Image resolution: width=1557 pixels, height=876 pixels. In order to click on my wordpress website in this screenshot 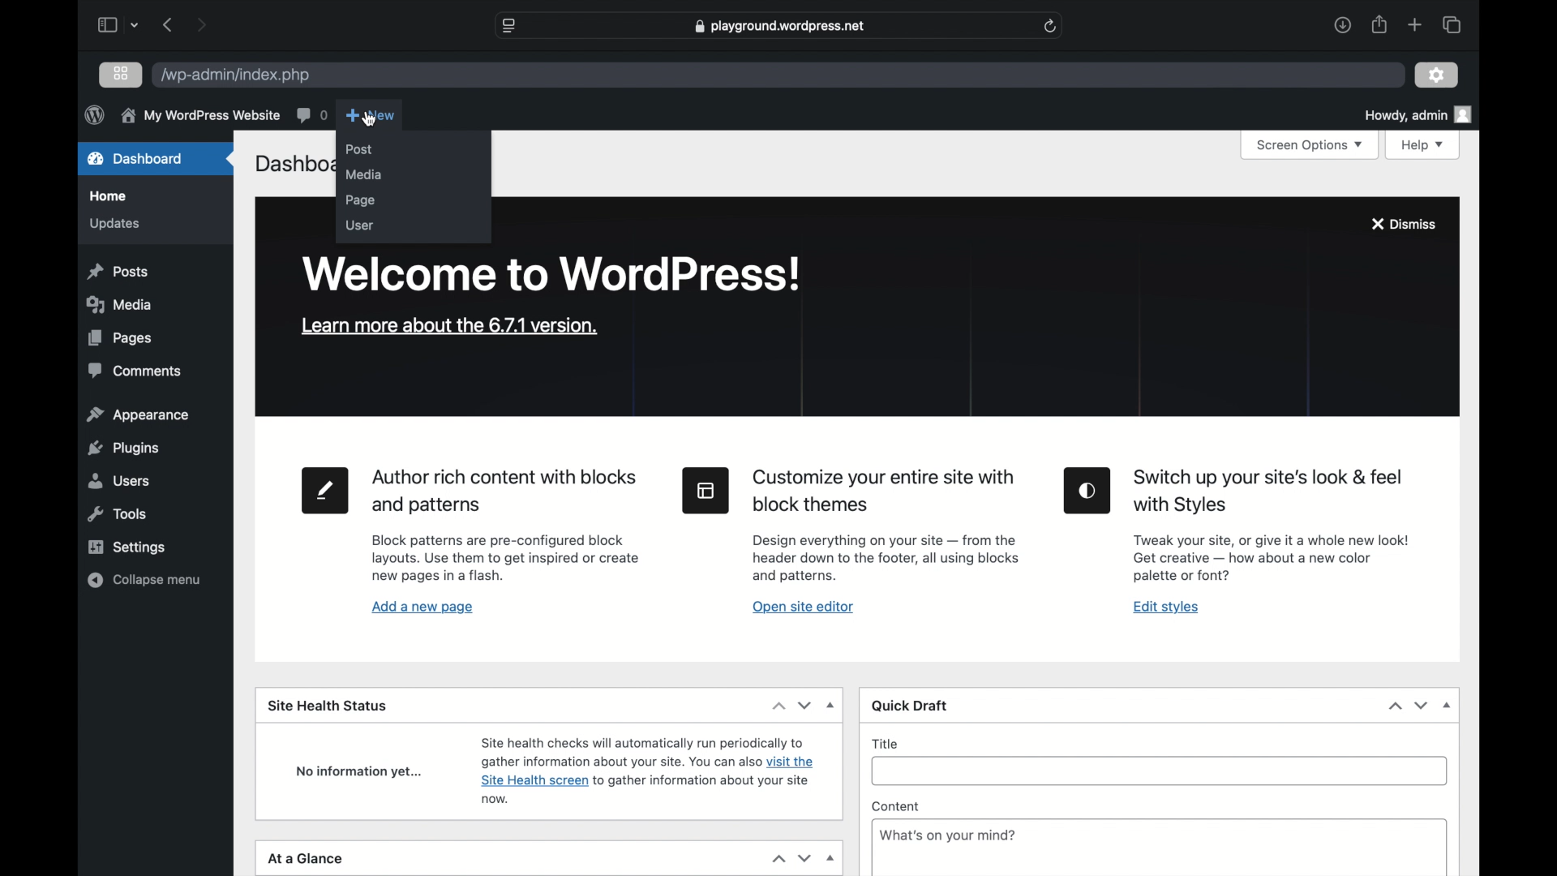, I will do `click(199, 115)`.